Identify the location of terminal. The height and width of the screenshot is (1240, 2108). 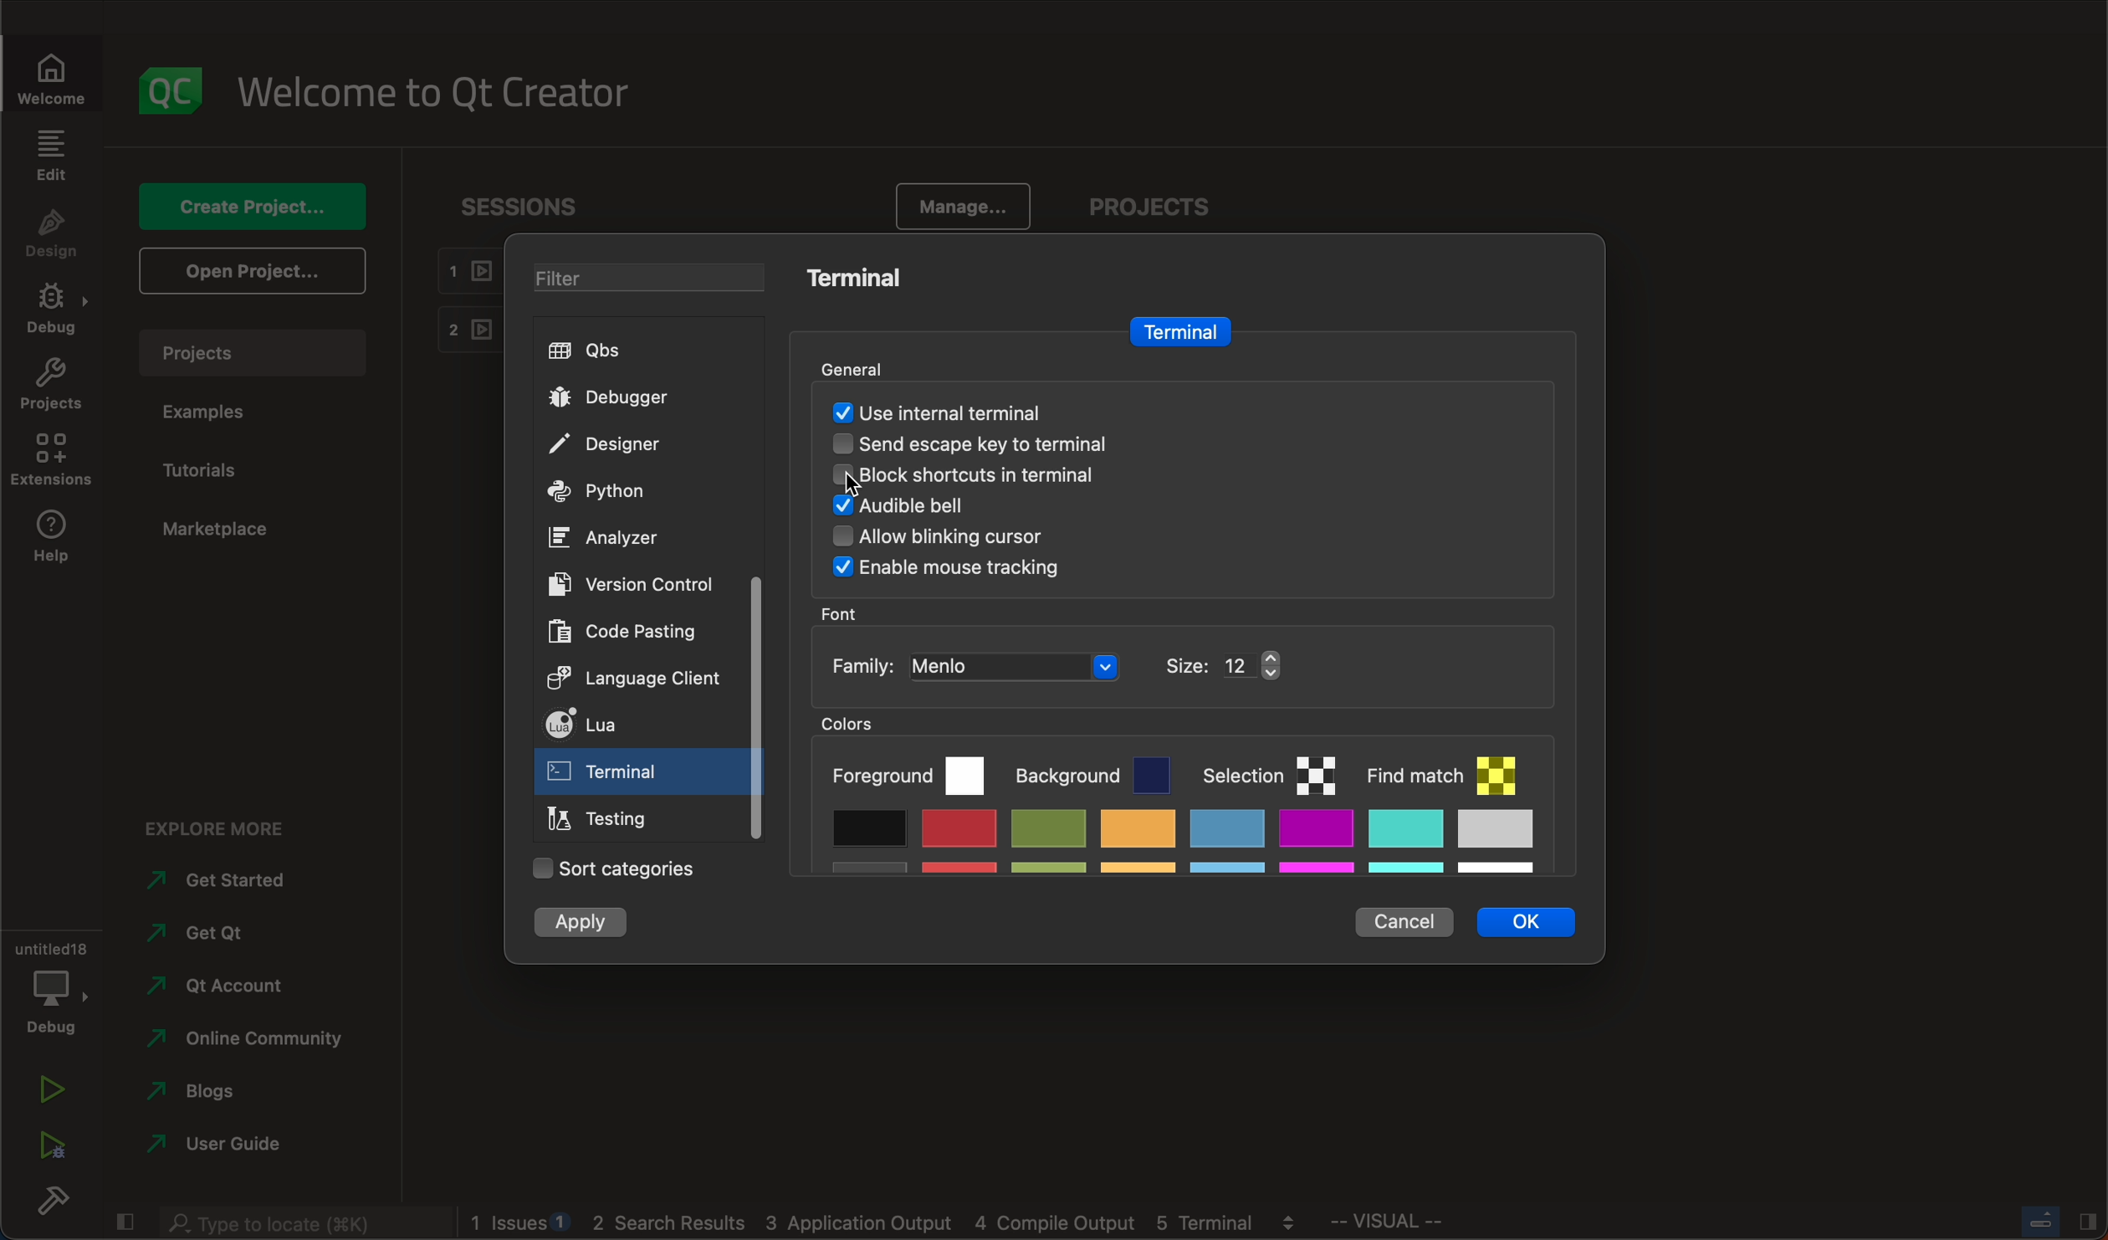
(1179, 330).